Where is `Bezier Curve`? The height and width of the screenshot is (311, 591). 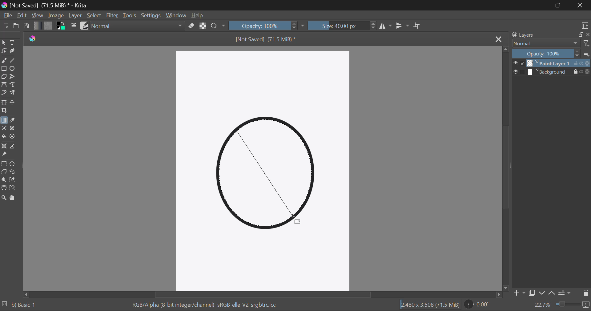
Bezier Curve is located at coordinates (4, 85).